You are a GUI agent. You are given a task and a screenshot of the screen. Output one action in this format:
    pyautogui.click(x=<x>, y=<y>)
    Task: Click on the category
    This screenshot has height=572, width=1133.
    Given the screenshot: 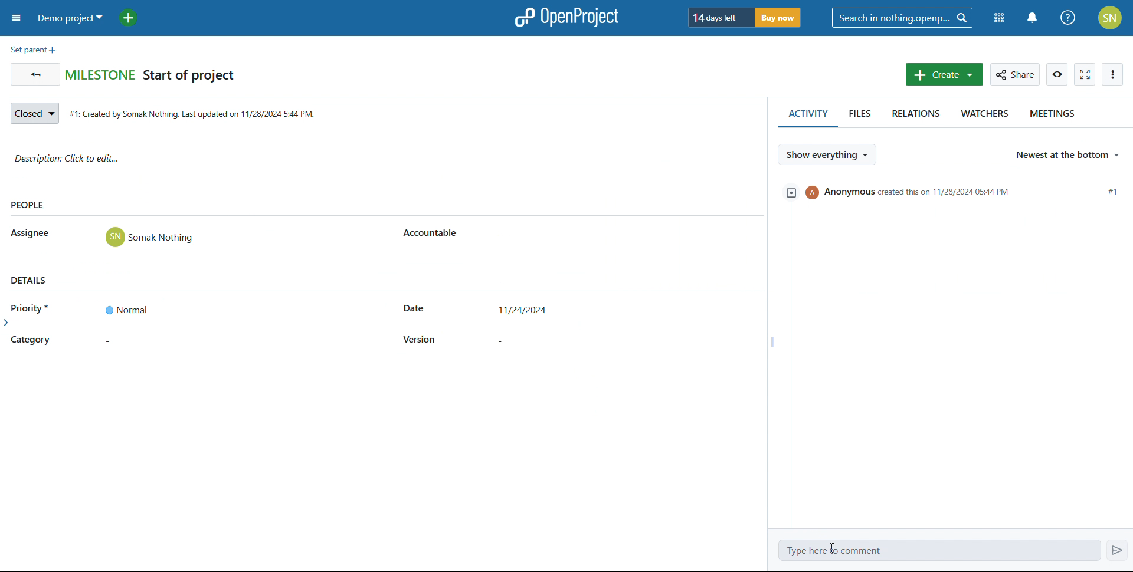 What is the action you would take?
    pyautogui.click(x=31, y=341)
    